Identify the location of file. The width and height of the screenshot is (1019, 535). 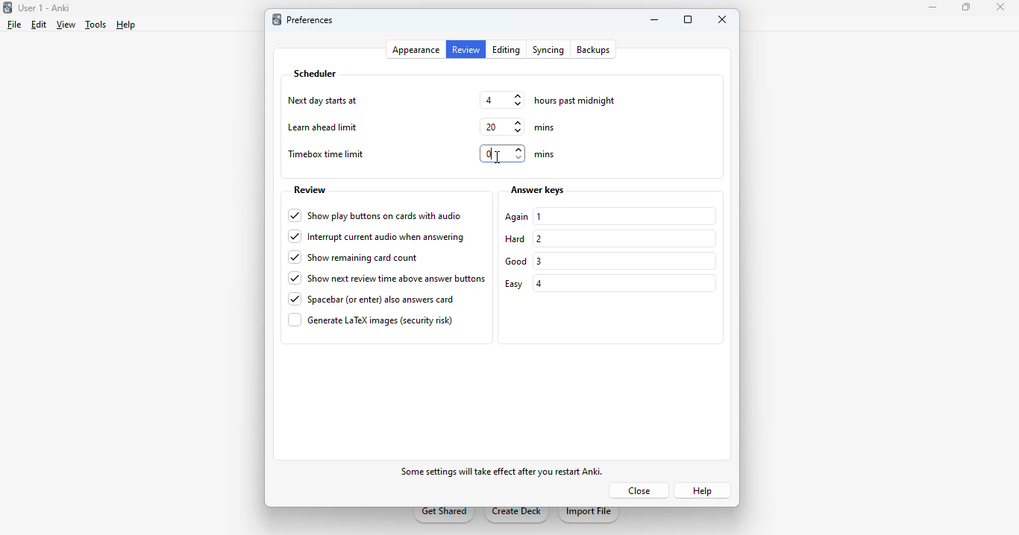
(15, 25).